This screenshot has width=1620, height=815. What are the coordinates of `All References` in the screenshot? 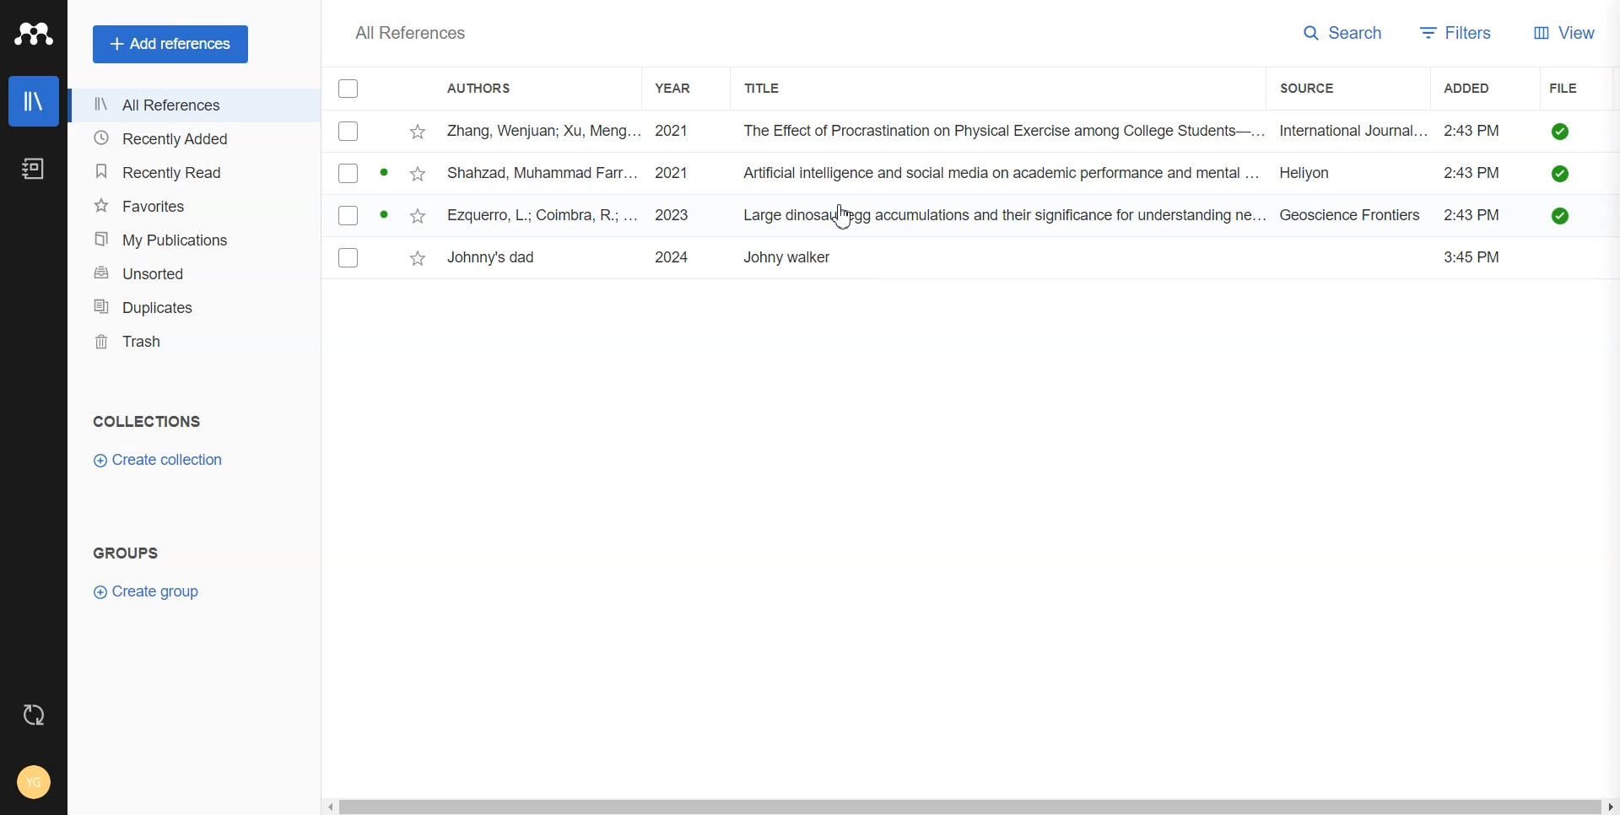 It's located at (186, 105).